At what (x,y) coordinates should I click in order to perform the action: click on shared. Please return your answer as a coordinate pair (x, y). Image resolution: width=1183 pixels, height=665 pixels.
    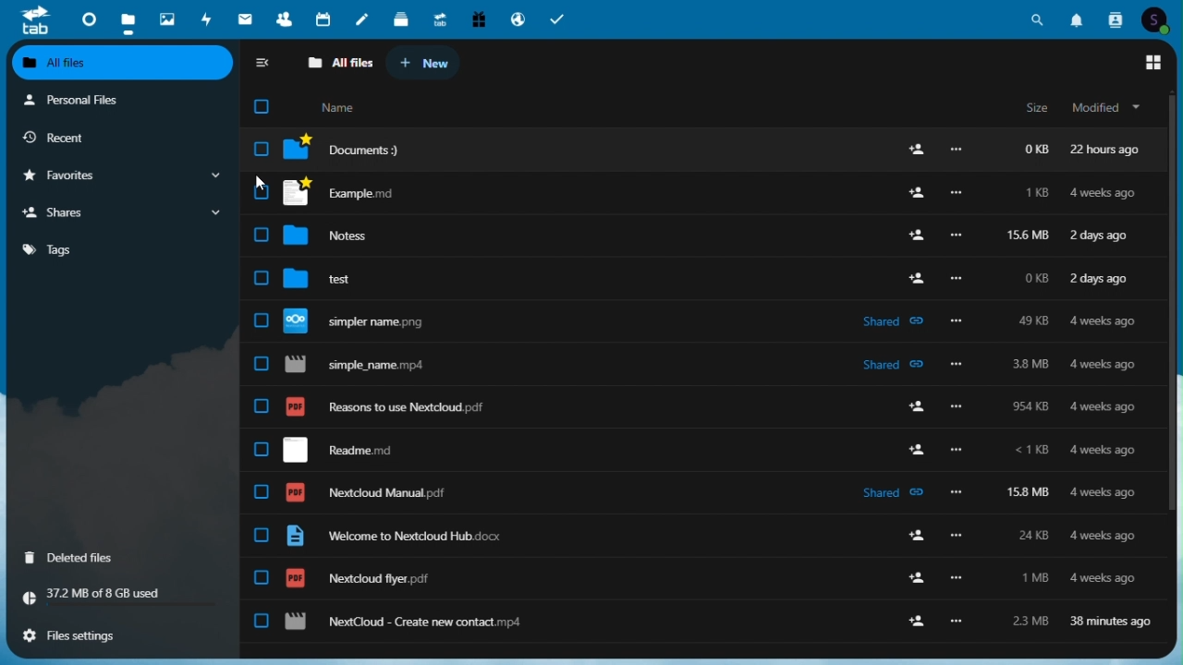
    Looking at the image, I should click on (895, 363).